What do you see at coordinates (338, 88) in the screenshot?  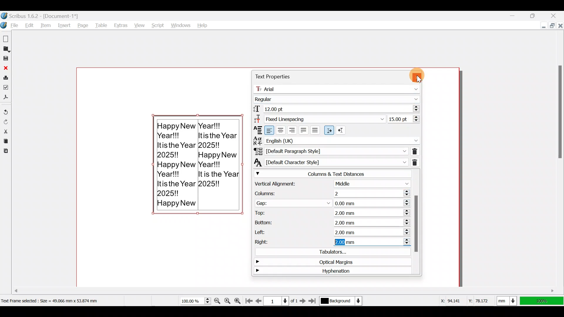 I see `Font name` at bounding box center [338, 88].